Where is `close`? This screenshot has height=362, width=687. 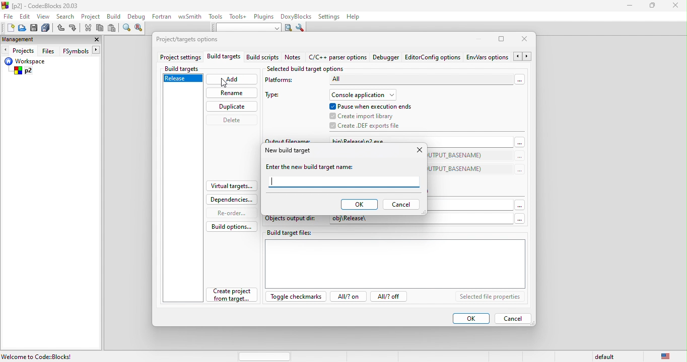 close is located at coordinates (677, 7).